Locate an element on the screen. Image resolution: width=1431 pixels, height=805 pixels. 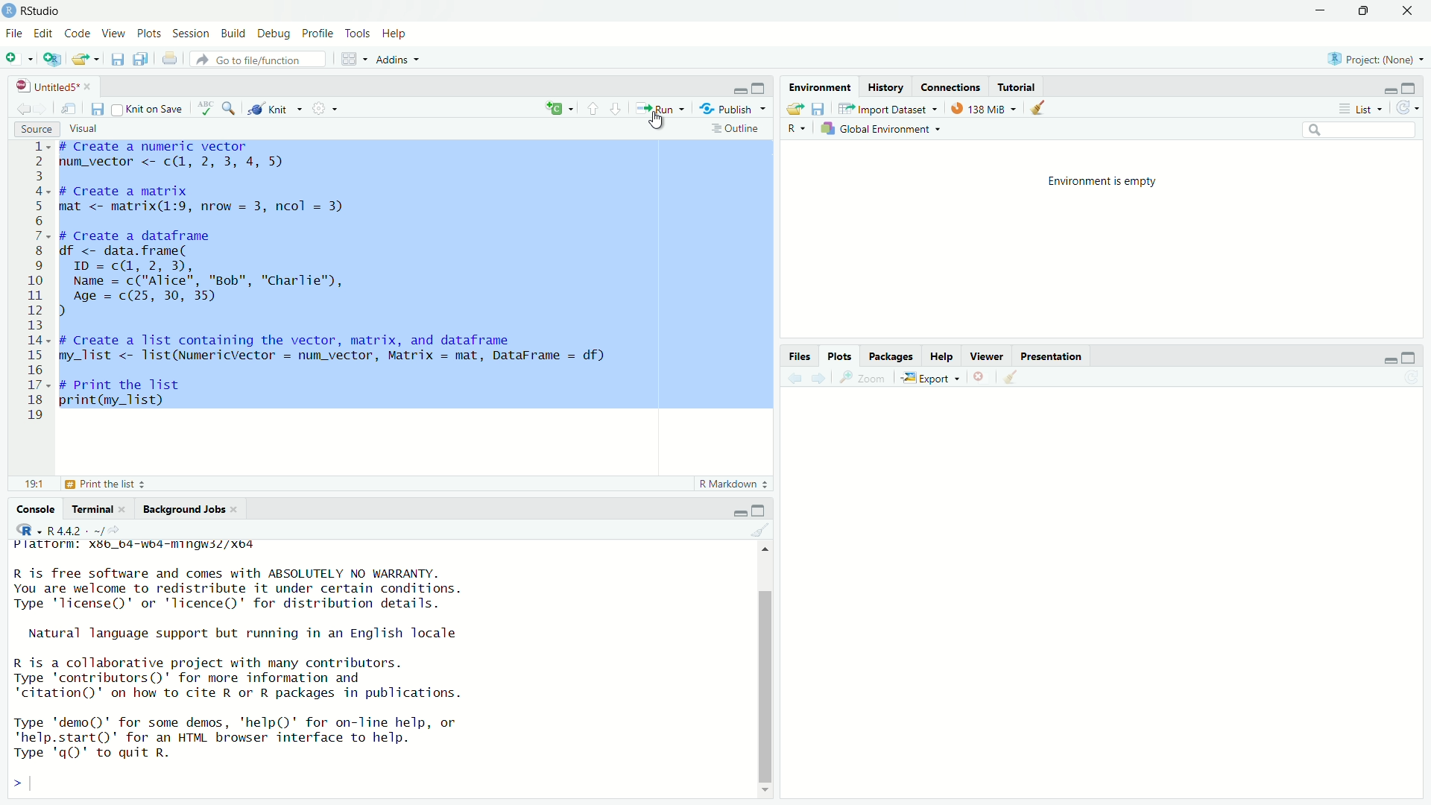
1- # Create a numeric vector

2 num_vector <- c(1, 2, 3, 4, 5)

8

4- # Create a matrix

5 mat <- matrix(1:9, nrow = 3, ncol = 3)

6

7~ # Create a dataframe

8 df <- data.frame(

9 ID =c(, 2, 3),

10 Name = c("Alice", "Bob", "Charlie"

11 Age = c(25, 30, 35)

12

13

14 - # Create a list containing the vector, matrix, and dataframe
15 my_list <- Tist(NumericVector = num_vector, Matrix = mat, DataFrame = df)
16

17 - # Print the list

18 print(my_list)

ie is located at coordinates (319, 282).